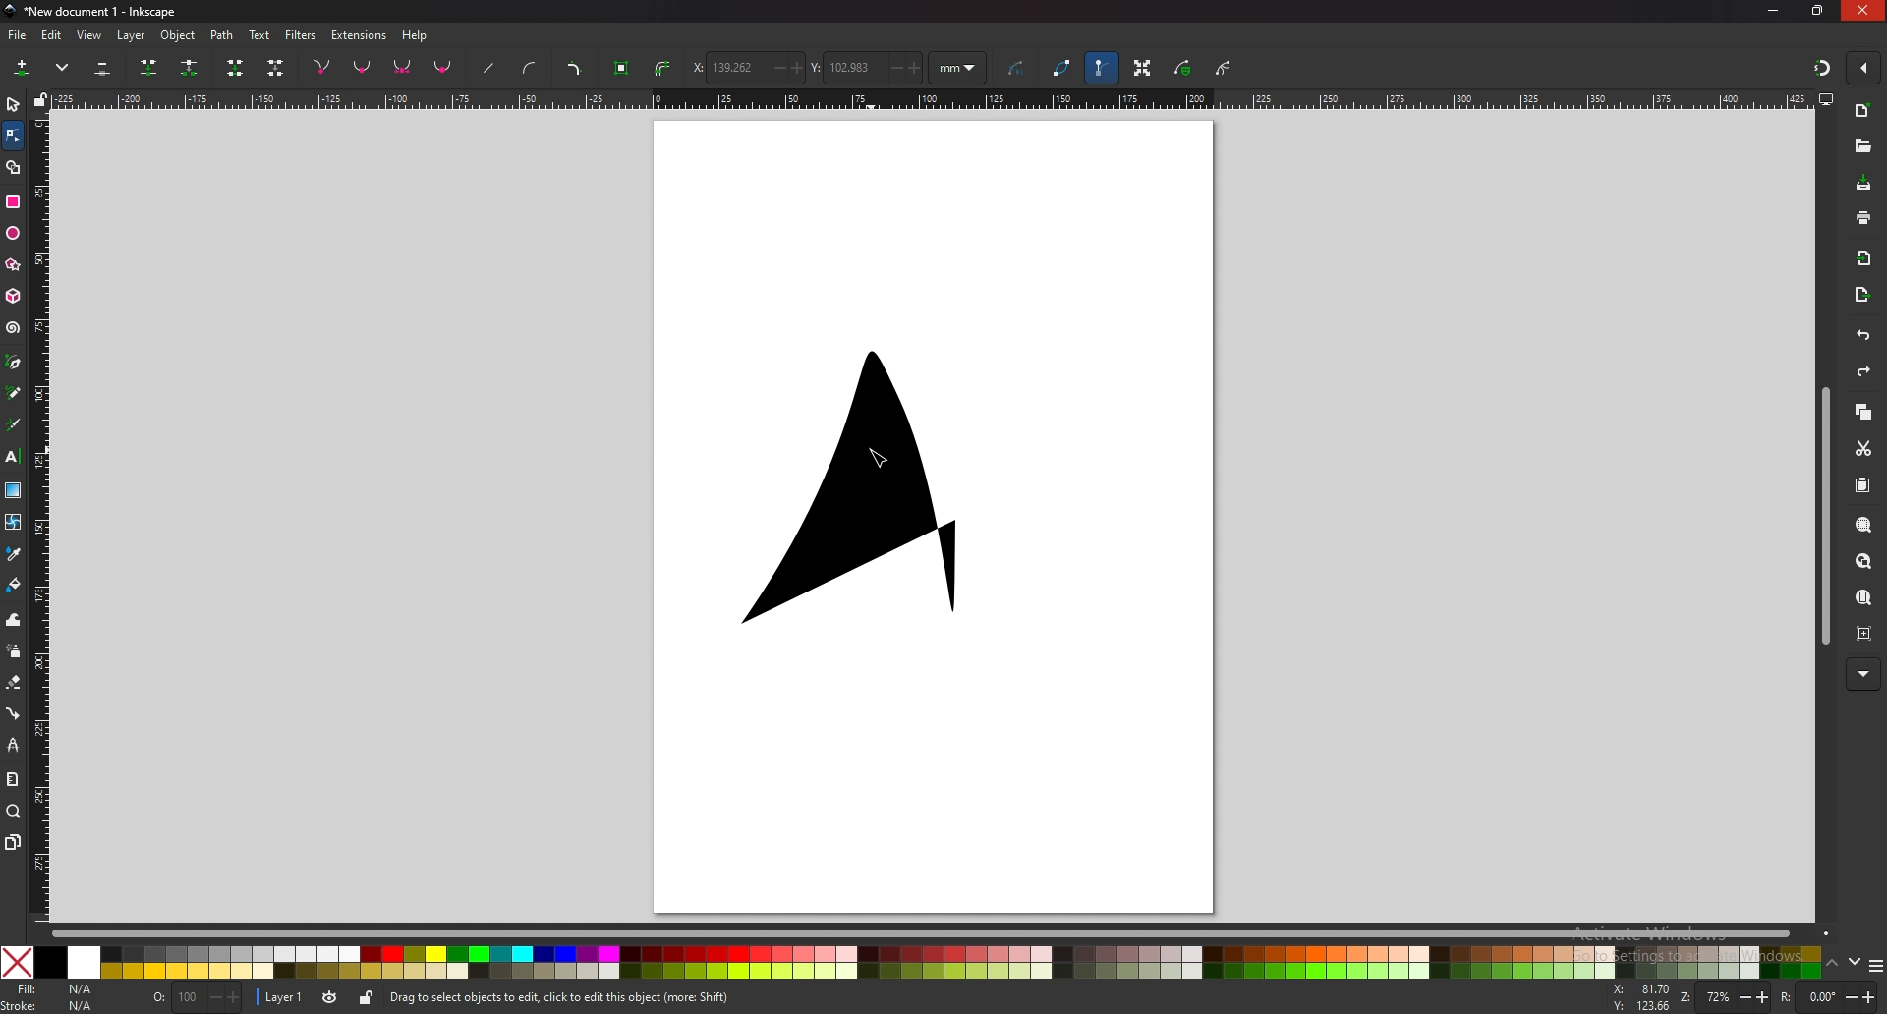 The image size is (1887, 1014). I want to click on layer, so click(283, 997).